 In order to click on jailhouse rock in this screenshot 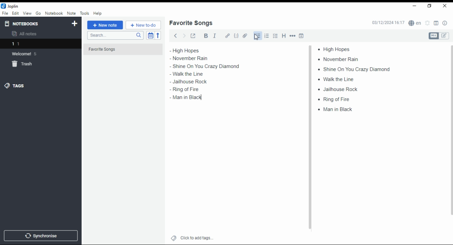, I will do `click(188, 82)`.